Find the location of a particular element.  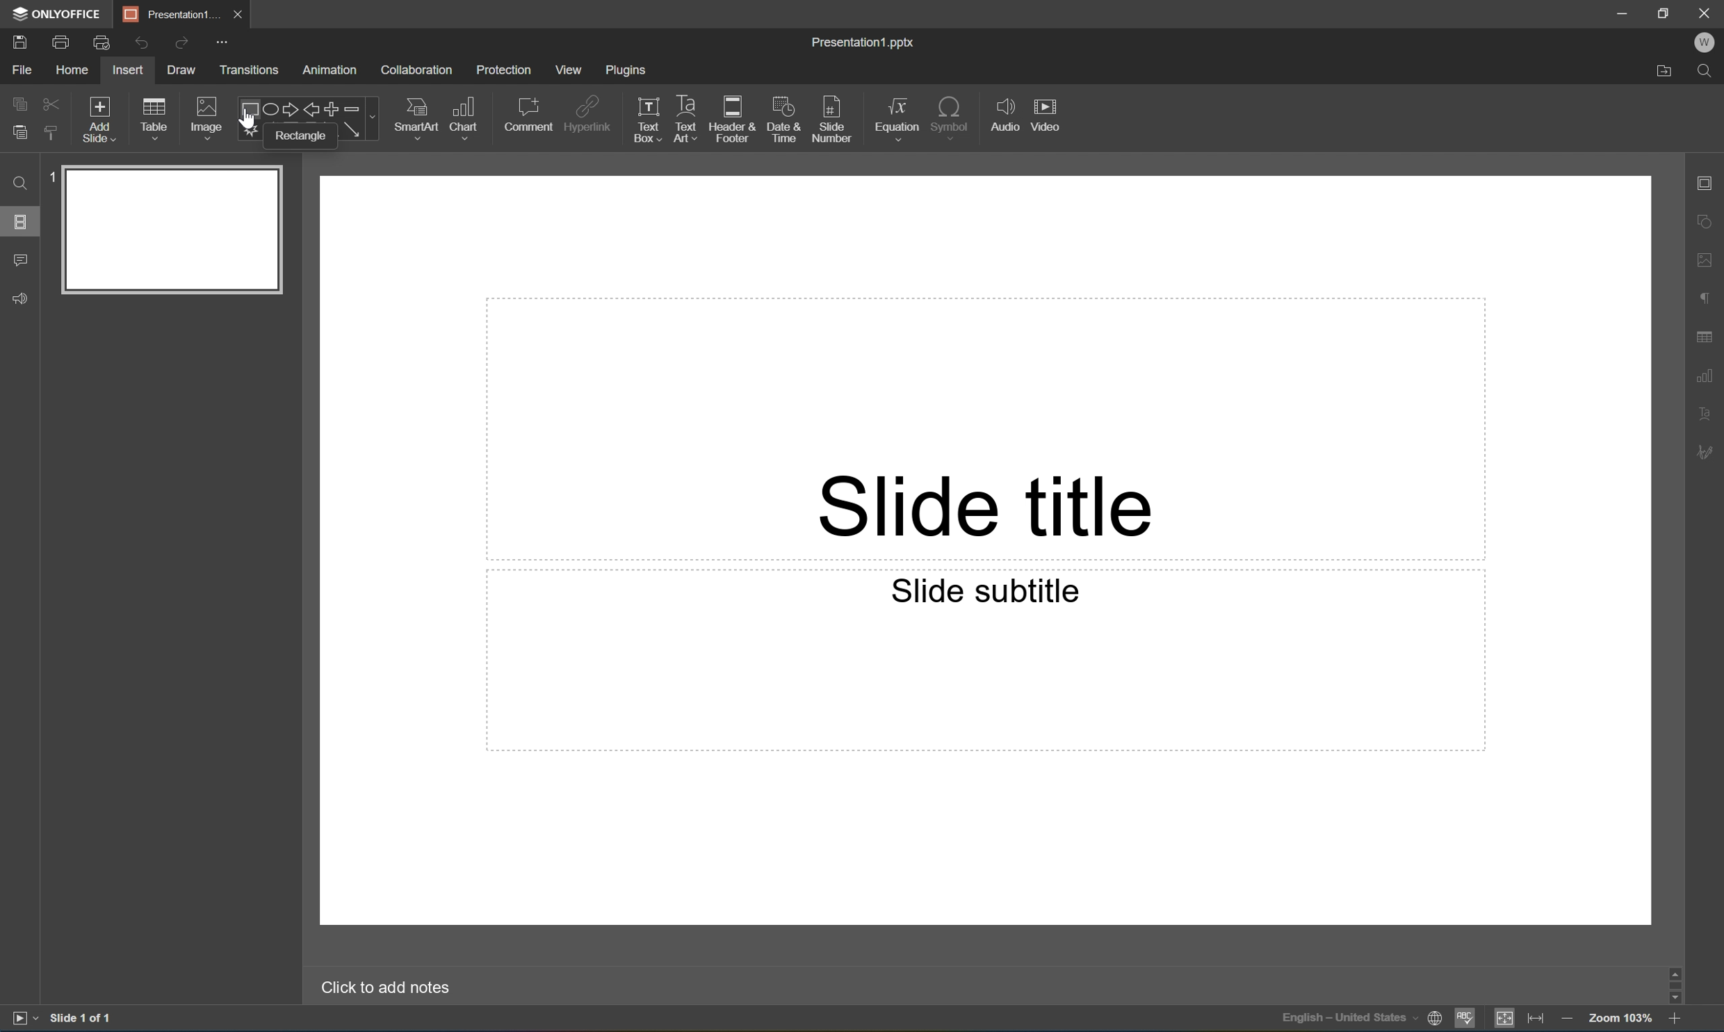

Start slideshow is located at coordinates (24, 1018).